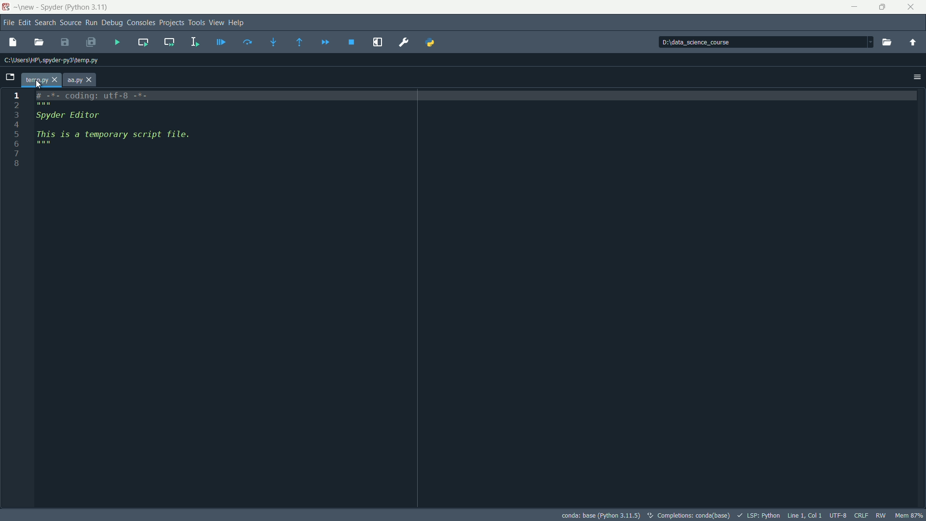  What do you see at coordinates (170, 42) in the screenshot?
I see `run current cell and go to the next one` at bounding box center [170, 42].